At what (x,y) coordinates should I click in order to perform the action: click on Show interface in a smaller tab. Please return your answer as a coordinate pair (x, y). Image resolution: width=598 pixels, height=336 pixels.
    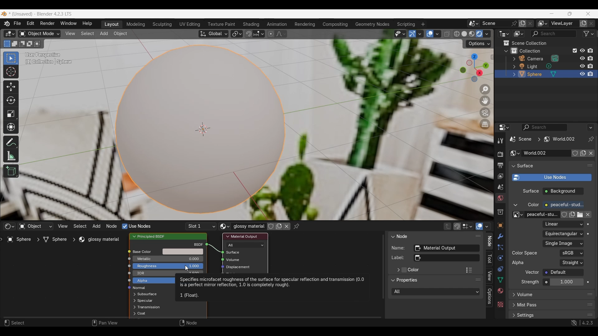
    Looking at the image, I should click on (570, 14).